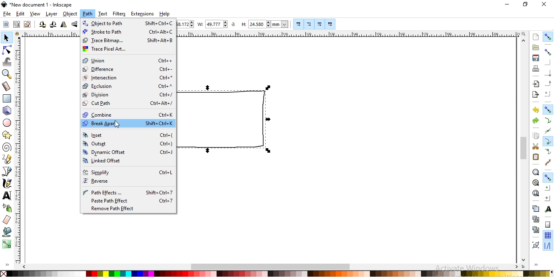  Describe the element at coordinates (126, 162) in the screenshot. I see `linked offset` at that location.